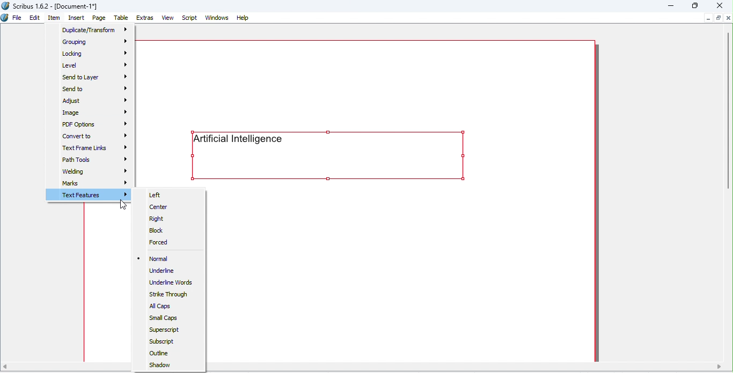  I want to click on Adjust, so click(96, 101).